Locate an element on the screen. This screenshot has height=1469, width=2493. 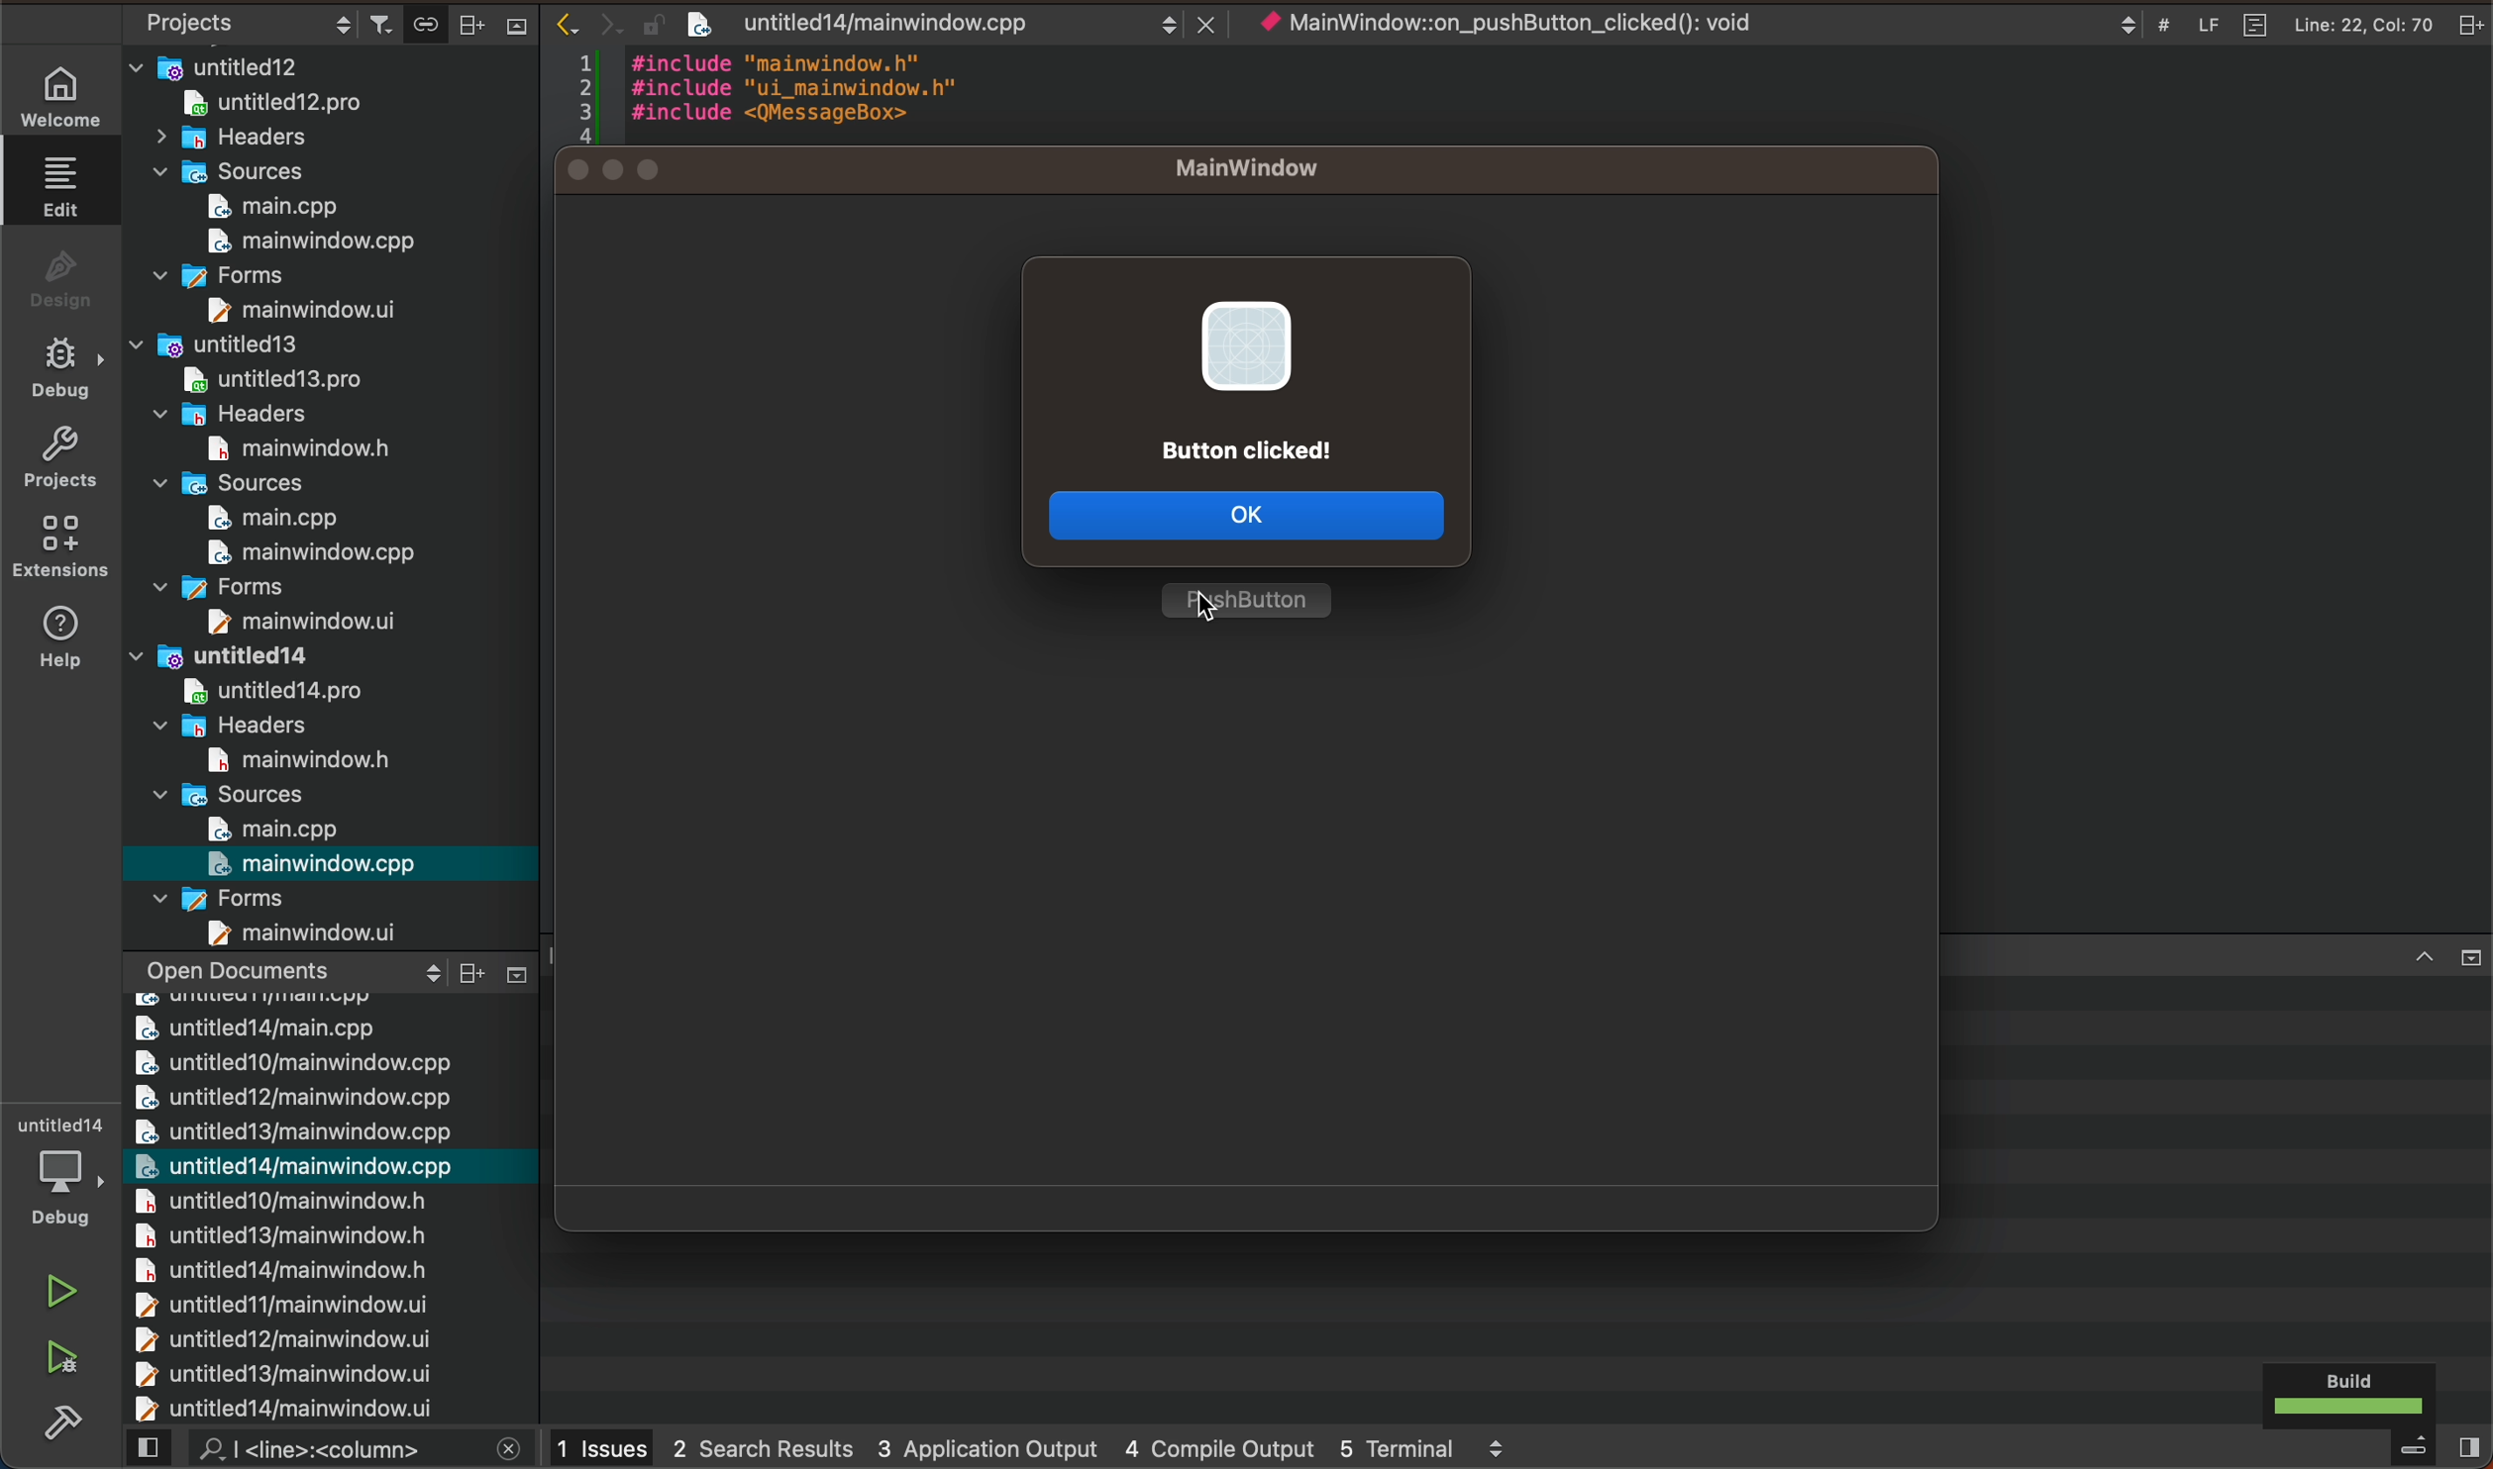
logs is located at coordinates (1034, 1448).